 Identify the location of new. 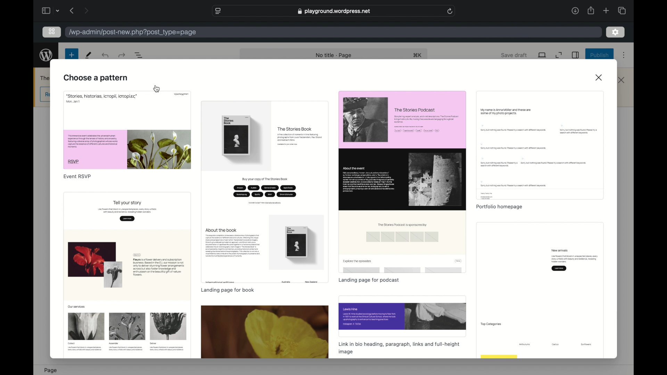
(71, 55).